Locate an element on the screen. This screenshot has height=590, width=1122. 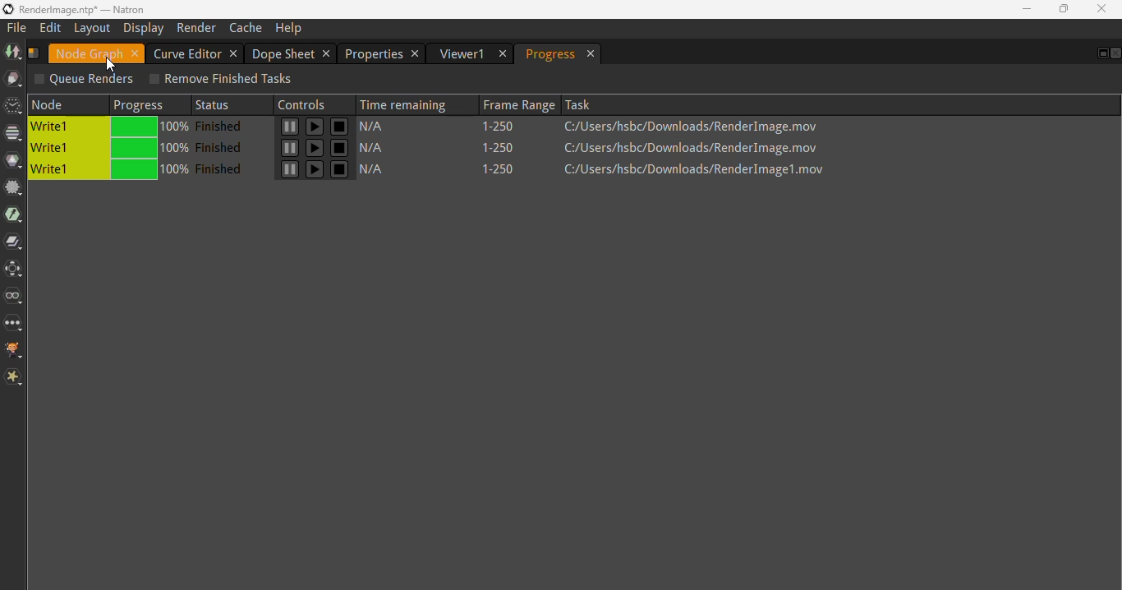
stop is located at coordinates (340, 127).